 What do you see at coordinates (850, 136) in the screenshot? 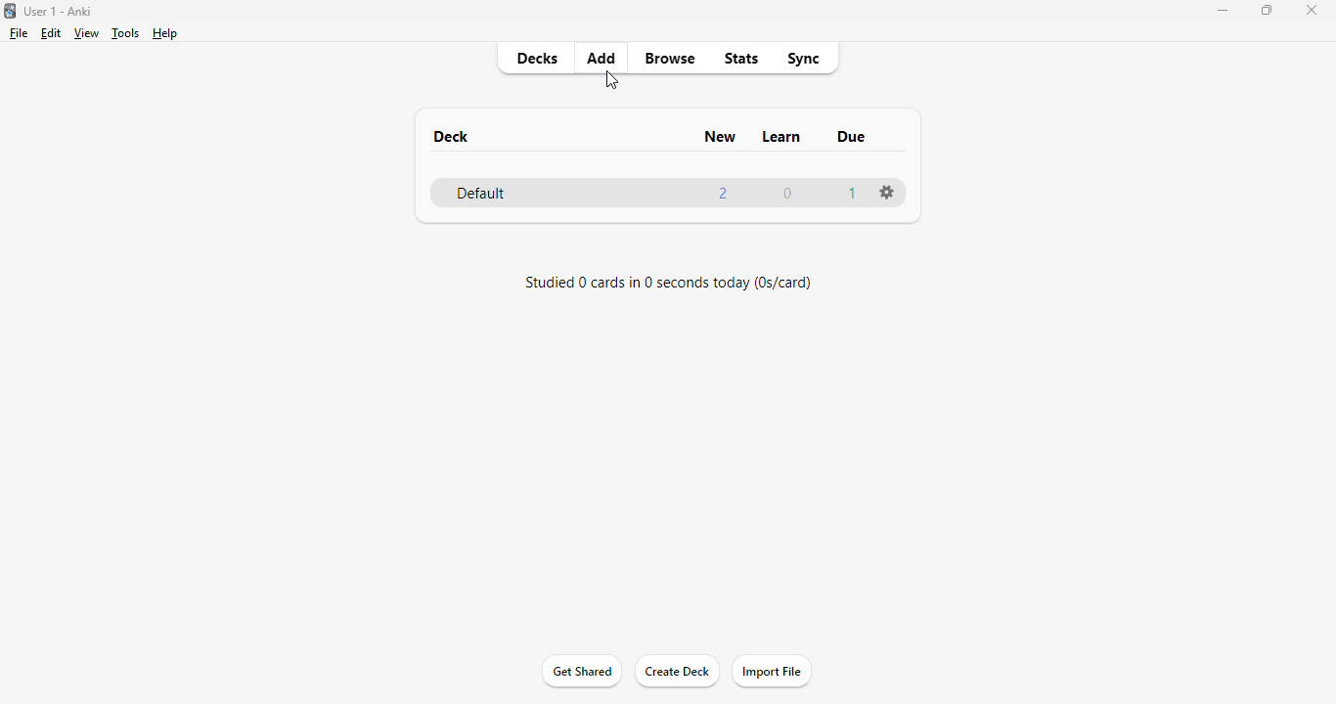
I see `due` at bounding box center [850, 136].